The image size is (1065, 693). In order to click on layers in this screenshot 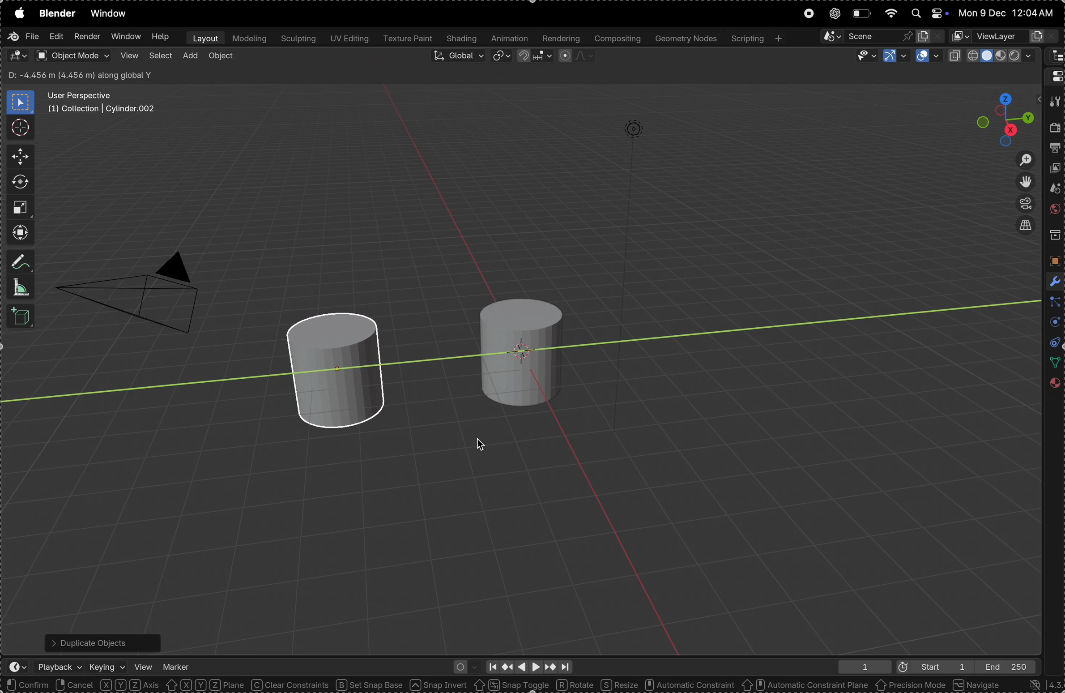, I will do `click(1052, 323)`.